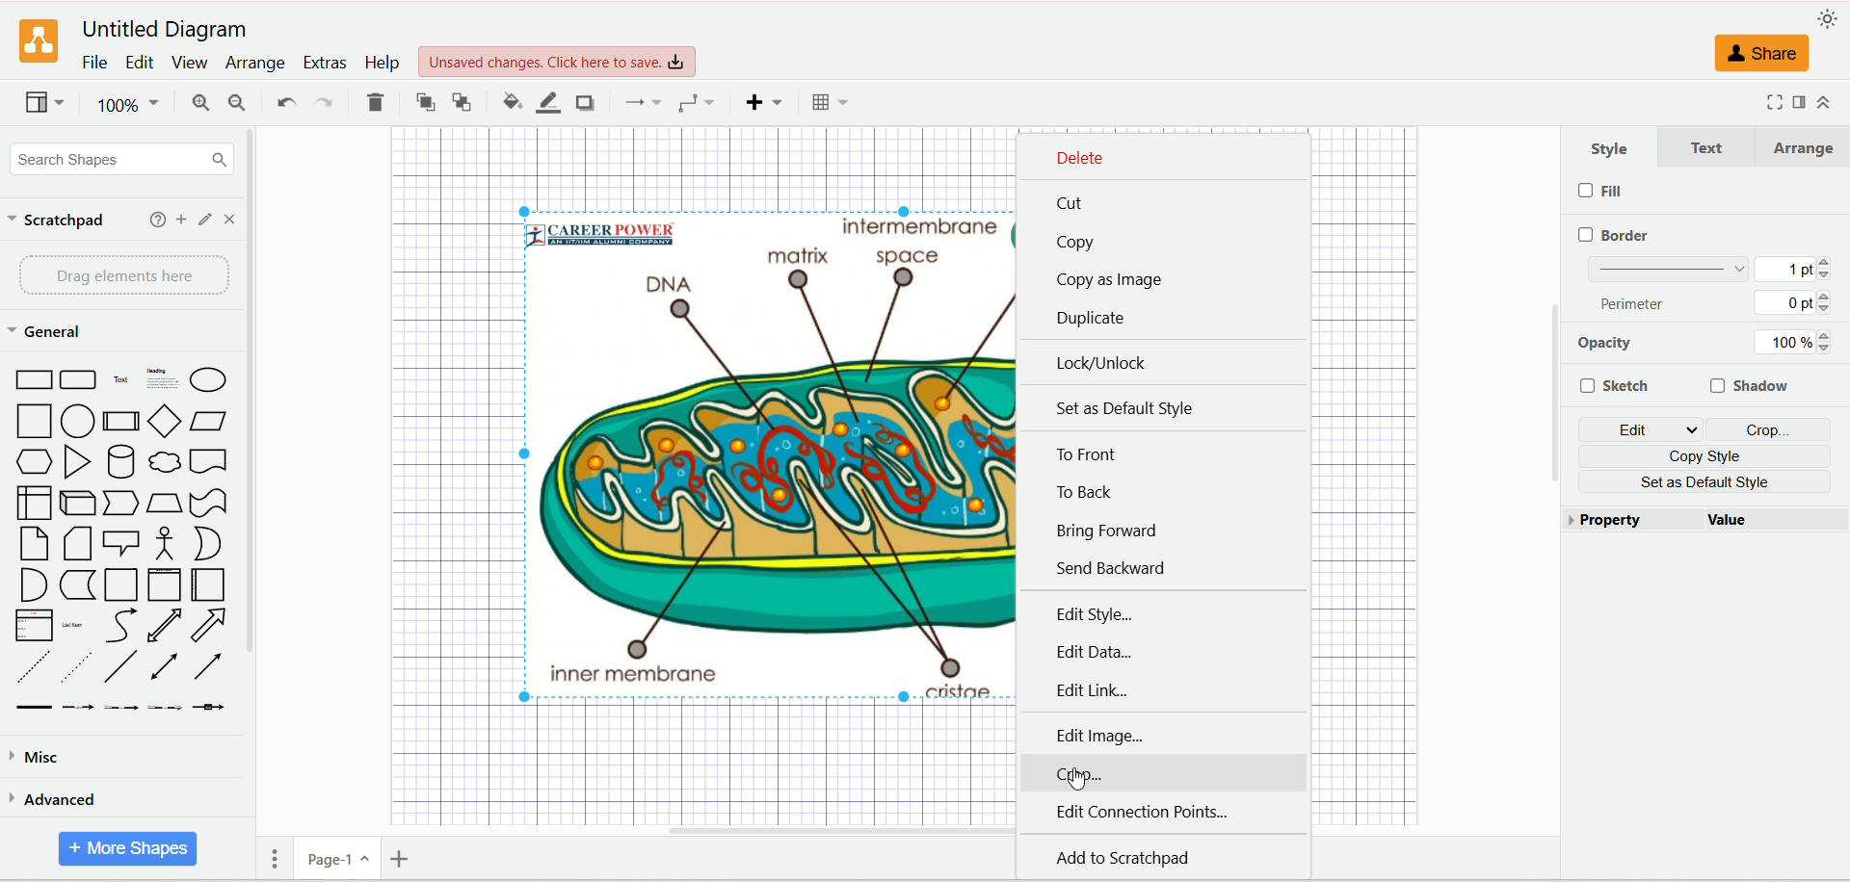 The height and width of the screenshot is (882, 1850). Describe the element at coordinates (1143, 813) in the screenshot. I see `edit connection points` at that location.